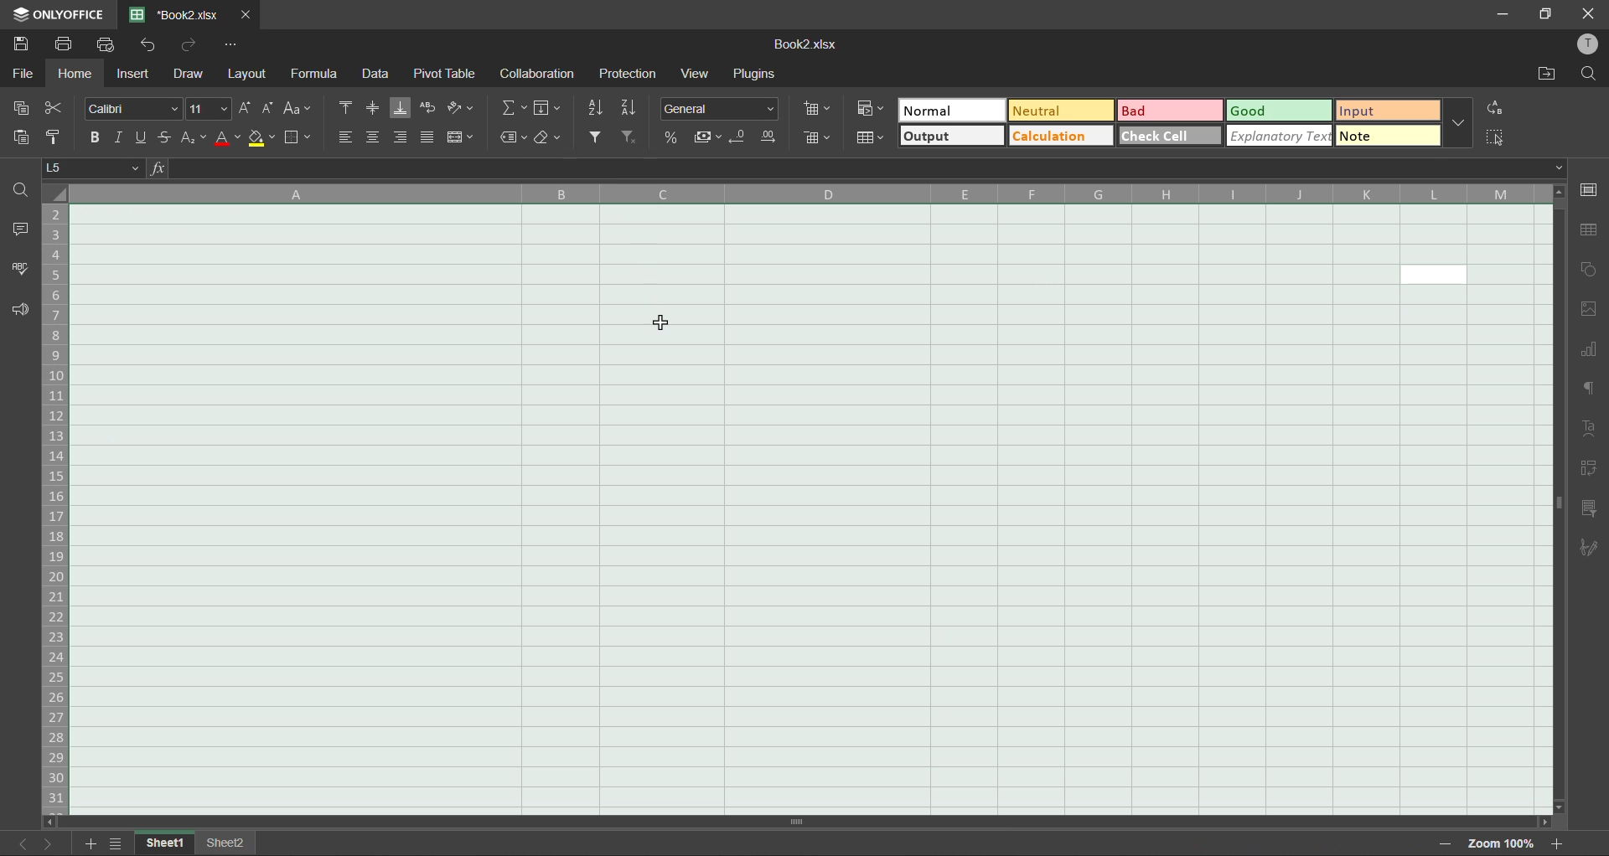 The height and width of the screenshot is (856, 1609). I want to click on sort ascending, so click(595, 109).